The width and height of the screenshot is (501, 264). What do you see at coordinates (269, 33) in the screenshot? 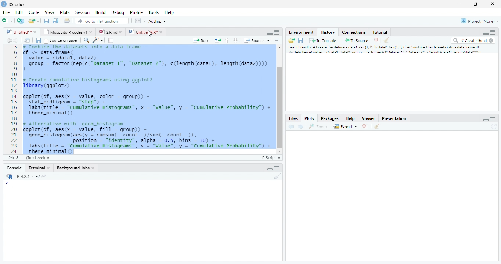
I see `Minimize` at bounding box center [269, 33].